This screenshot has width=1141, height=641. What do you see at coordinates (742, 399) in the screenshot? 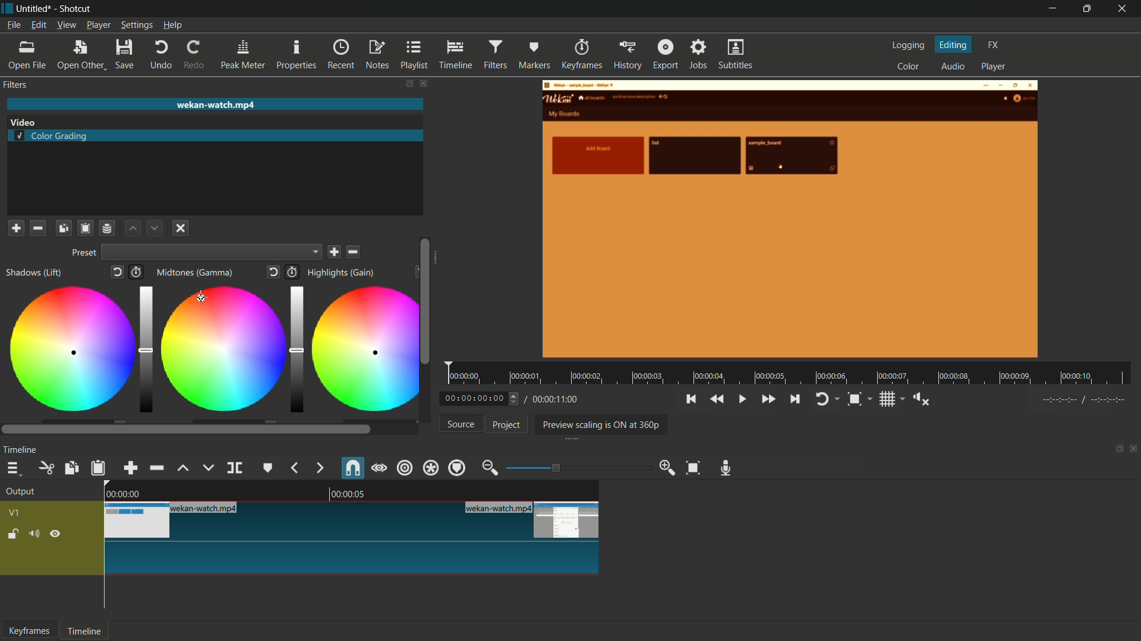
I see `toggle play or pause` at bounding box center [742, 399].